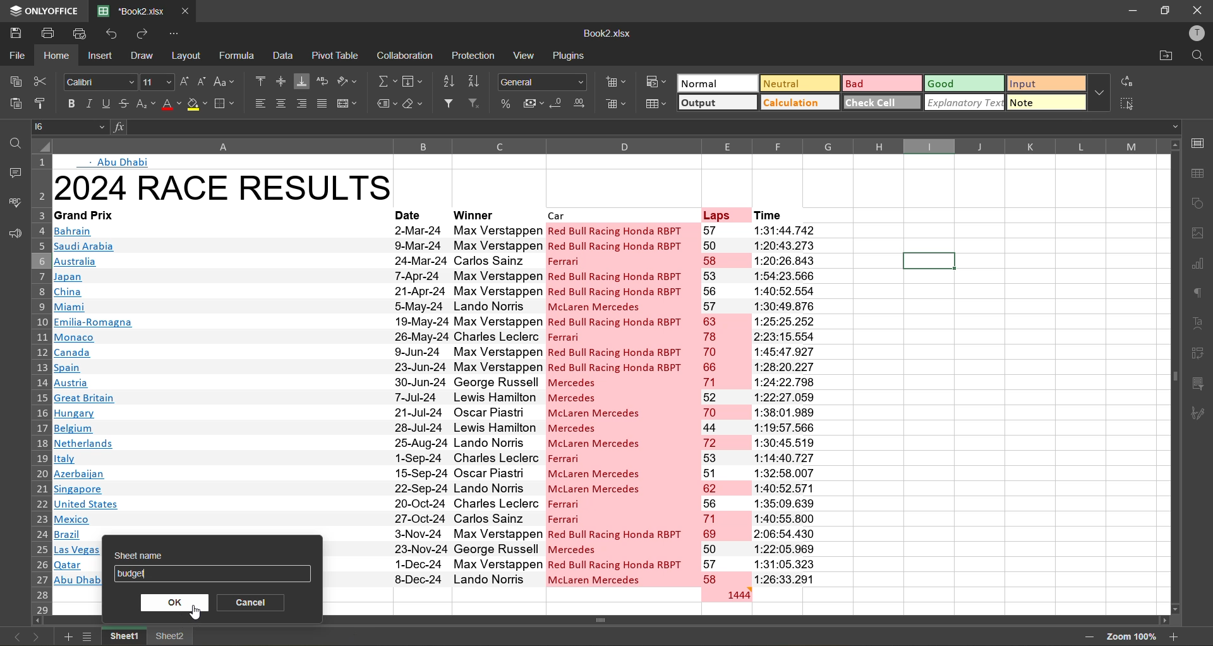 Image resolution: width=1213 pixels, height=646 pixels. What do you see at coordinates (16, 106) in the screenshot?
I see `paste` at bounding box center [16, 106].